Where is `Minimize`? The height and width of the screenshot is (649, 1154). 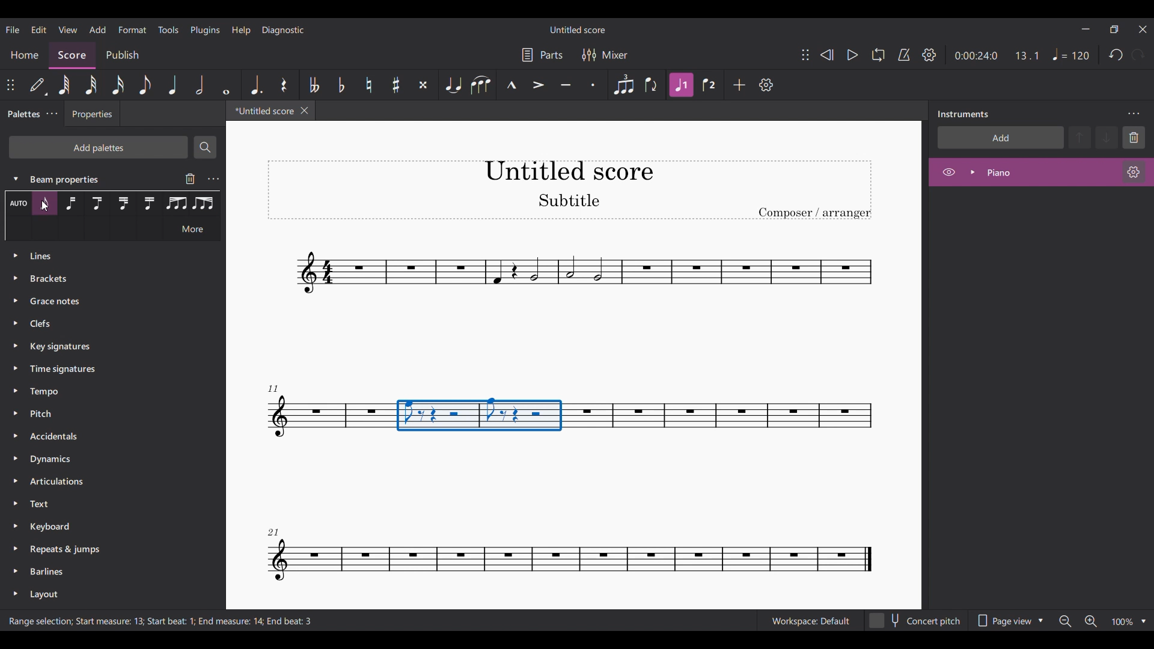
Minimize is located at coordinates (1086, 29).